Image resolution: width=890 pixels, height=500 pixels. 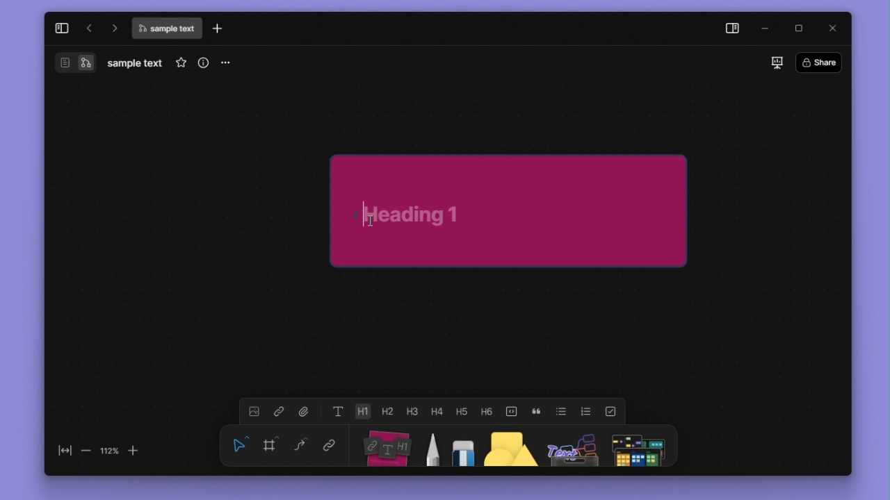 I want to click on close, so click(x=832, y=28).